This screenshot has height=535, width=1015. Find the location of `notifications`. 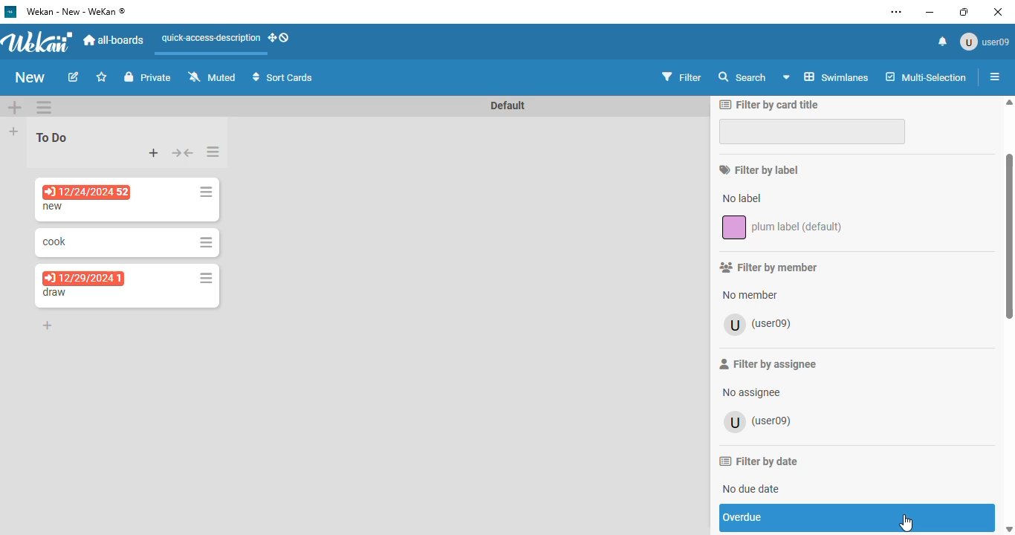

notifications is located at coordinates (943, 42).